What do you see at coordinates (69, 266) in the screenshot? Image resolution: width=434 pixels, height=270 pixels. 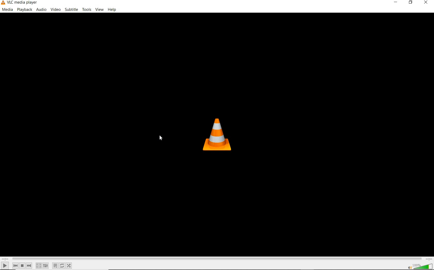 I see `random` at bounding box center [69, 266].